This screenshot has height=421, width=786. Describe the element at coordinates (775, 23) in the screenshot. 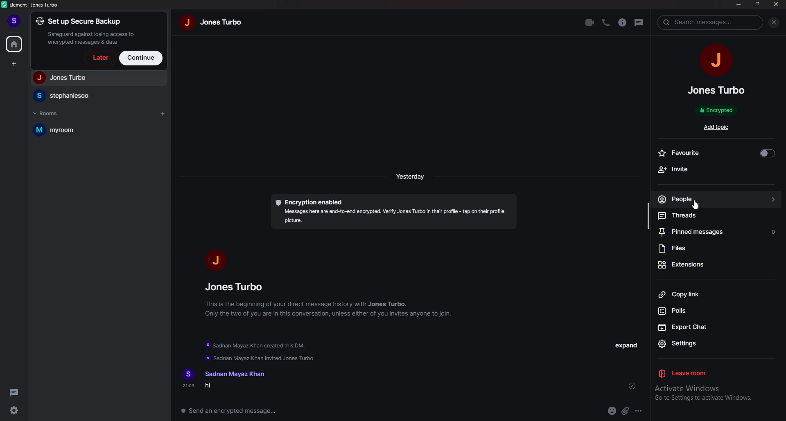

I see `close info pane` at that location.